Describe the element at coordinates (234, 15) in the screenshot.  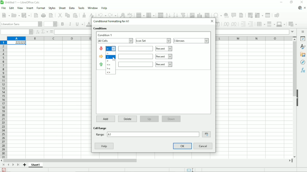
I see `Insert comment` at that location.